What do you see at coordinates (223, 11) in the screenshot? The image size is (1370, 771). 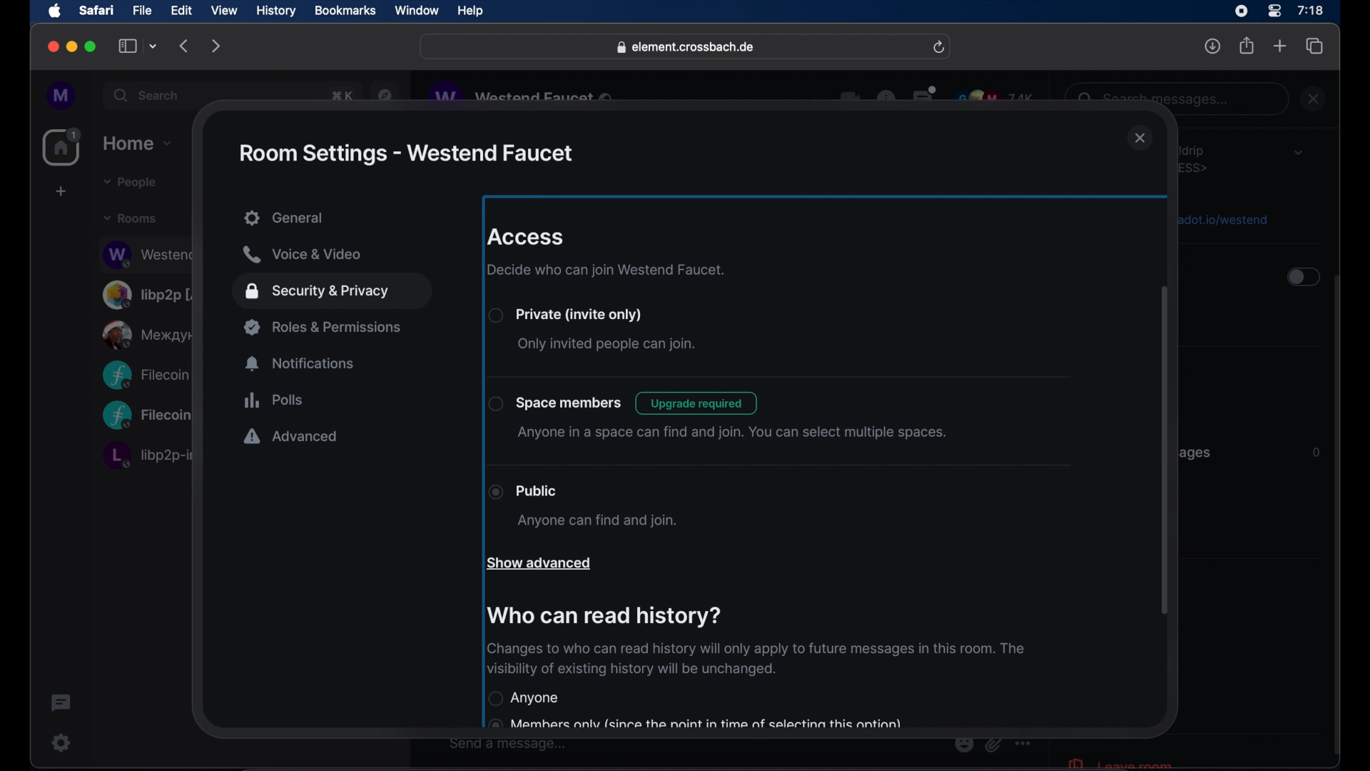 I see `view` at bounding box center [223, 11].